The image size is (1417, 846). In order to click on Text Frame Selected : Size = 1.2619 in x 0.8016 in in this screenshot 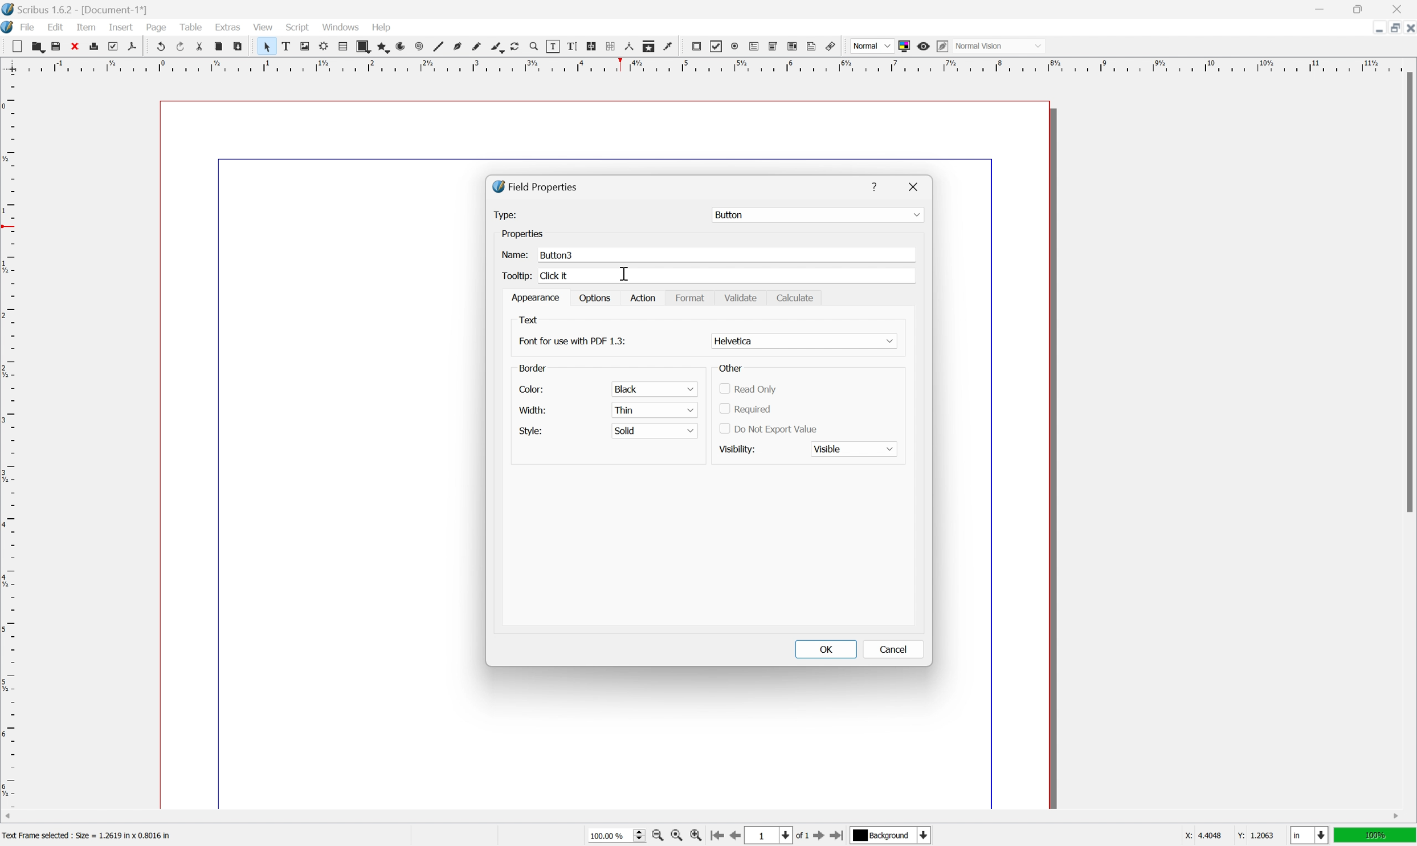, I will do `click(103, 834)`.